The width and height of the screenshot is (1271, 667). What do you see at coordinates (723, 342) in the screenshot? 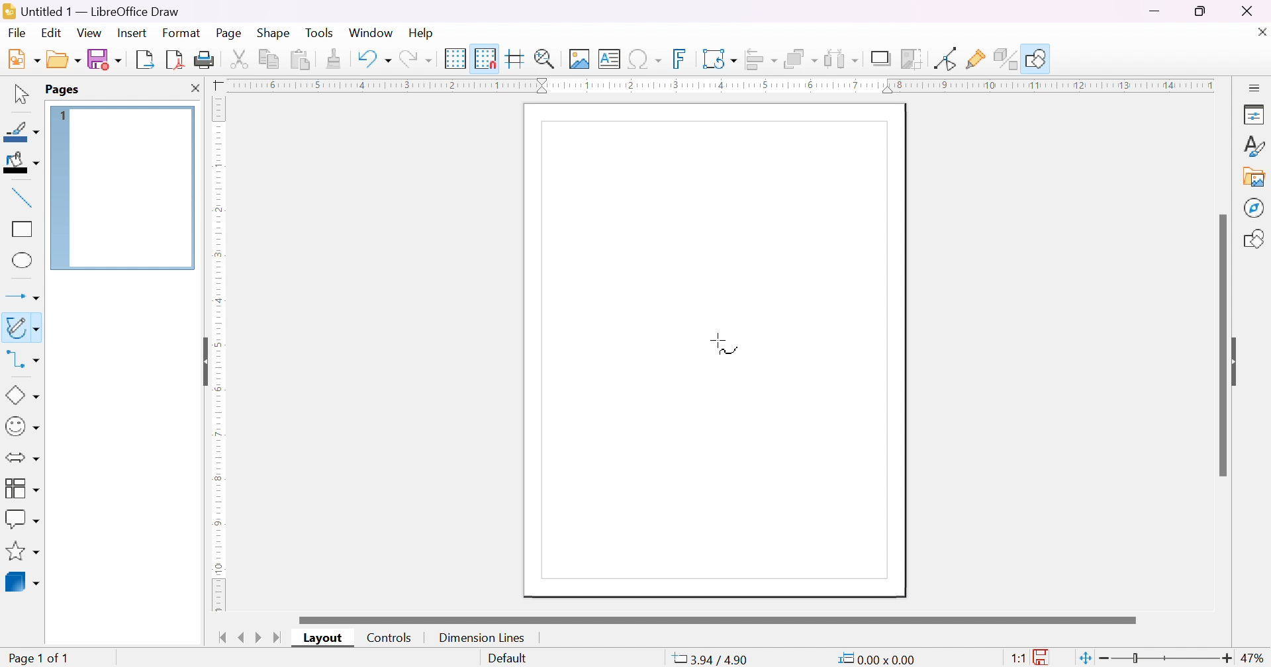
I see `cursor` at bounding box center [723, 342].